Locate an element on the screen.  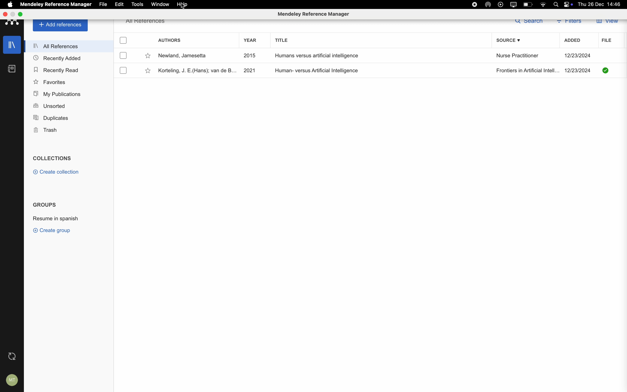
close Mendeley is located at coordinates (4, 14).